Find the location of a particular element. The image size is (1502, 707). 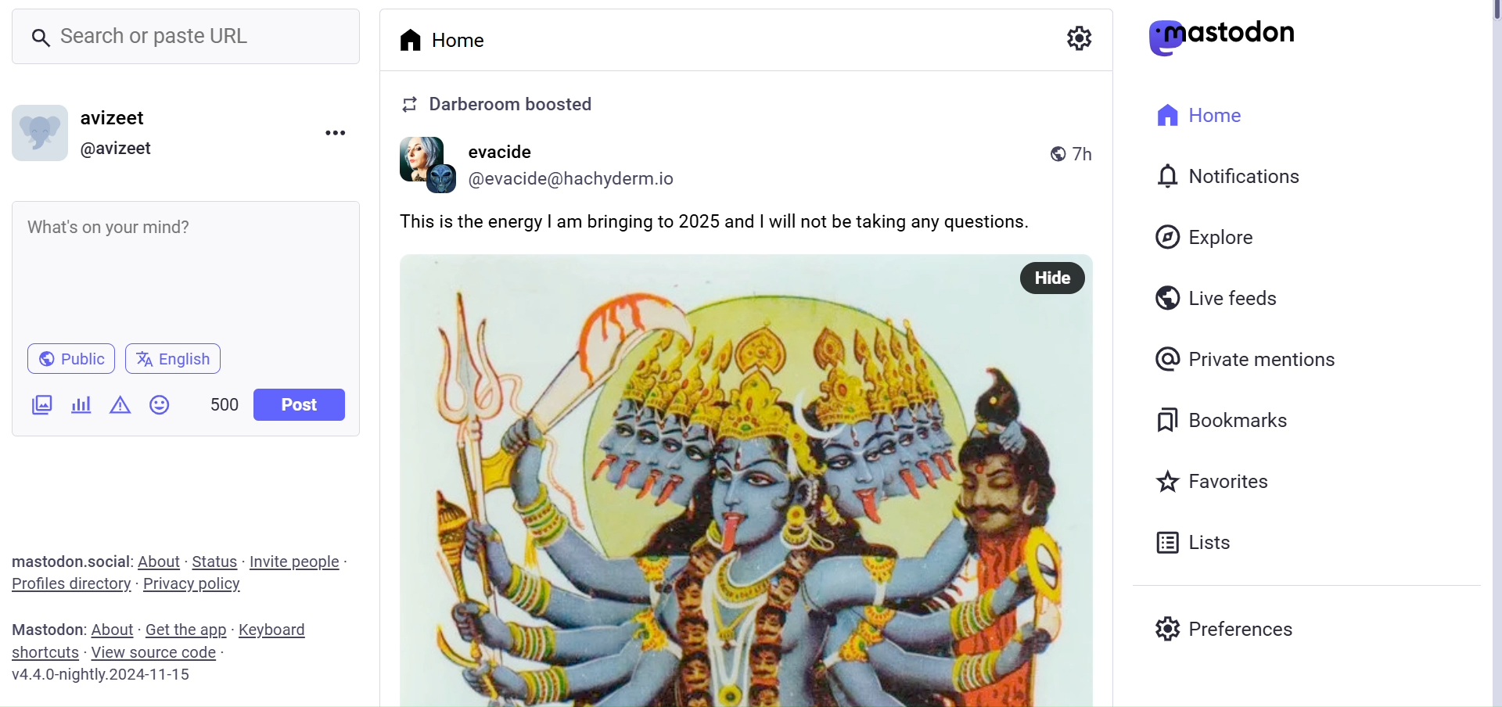

image is located at coordinates (419, 163).